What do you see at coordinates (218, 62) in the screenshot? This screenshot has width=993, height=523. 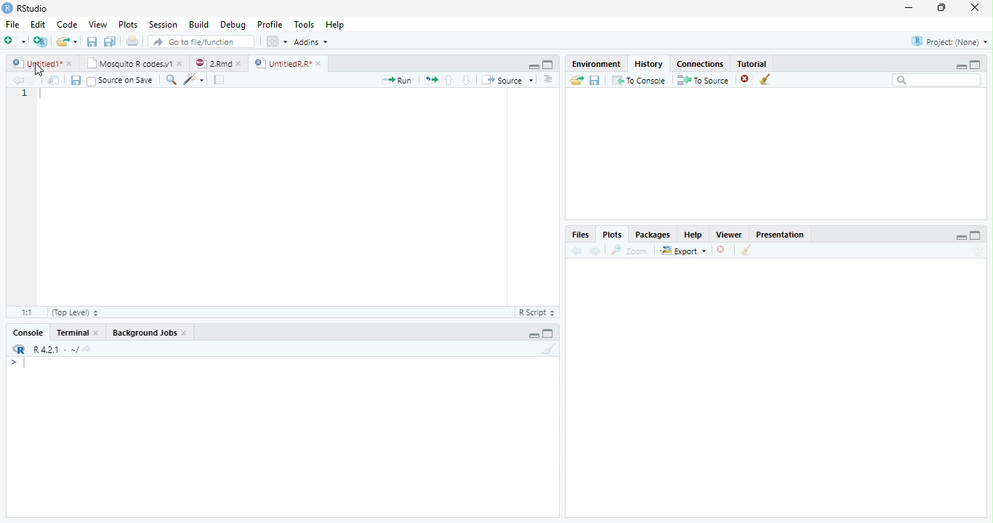 I see `2 Rmd` at bounding box center [218, 62].